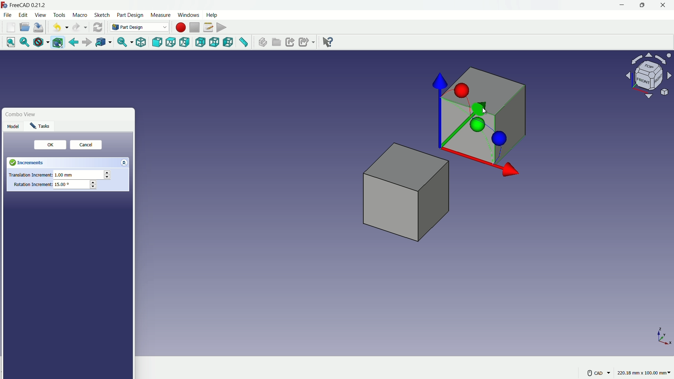  Describe the element at coordinates (59, 28) in the screenshot. I see `undo` at that location.